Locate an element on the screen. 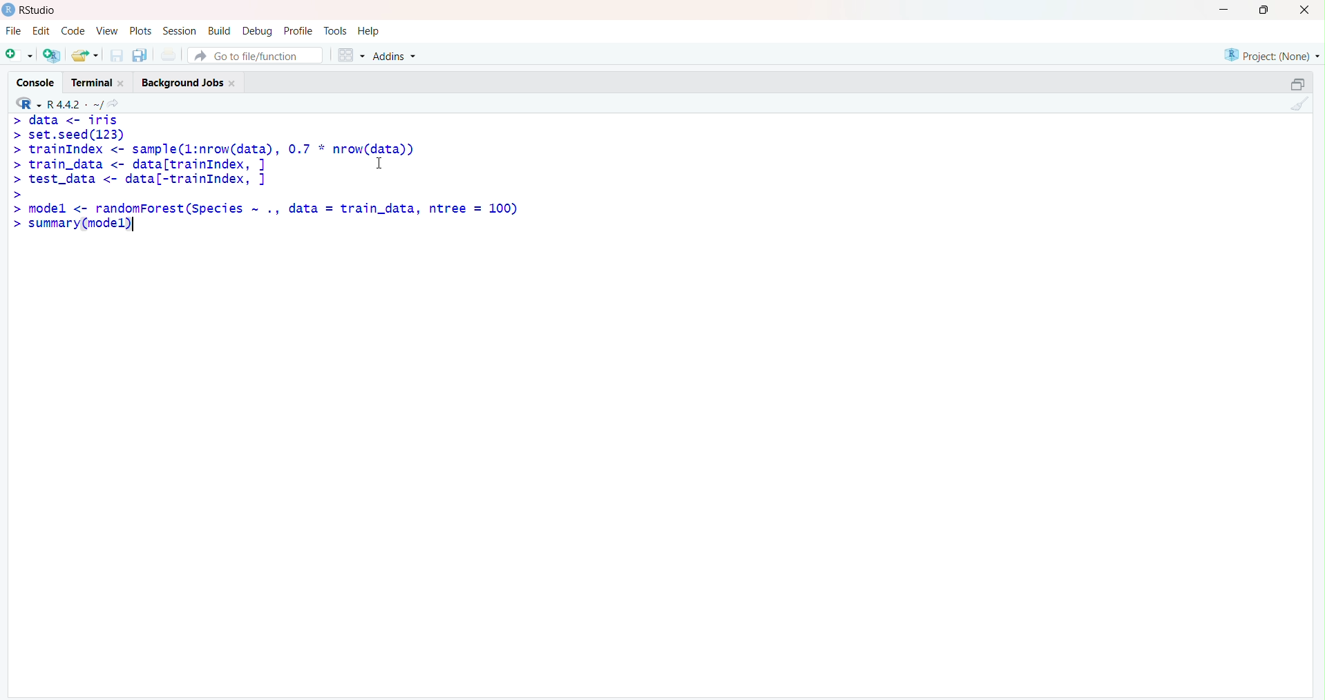 The image size is (1325, 700). Background Jobs is located at coordinates (189, 81).